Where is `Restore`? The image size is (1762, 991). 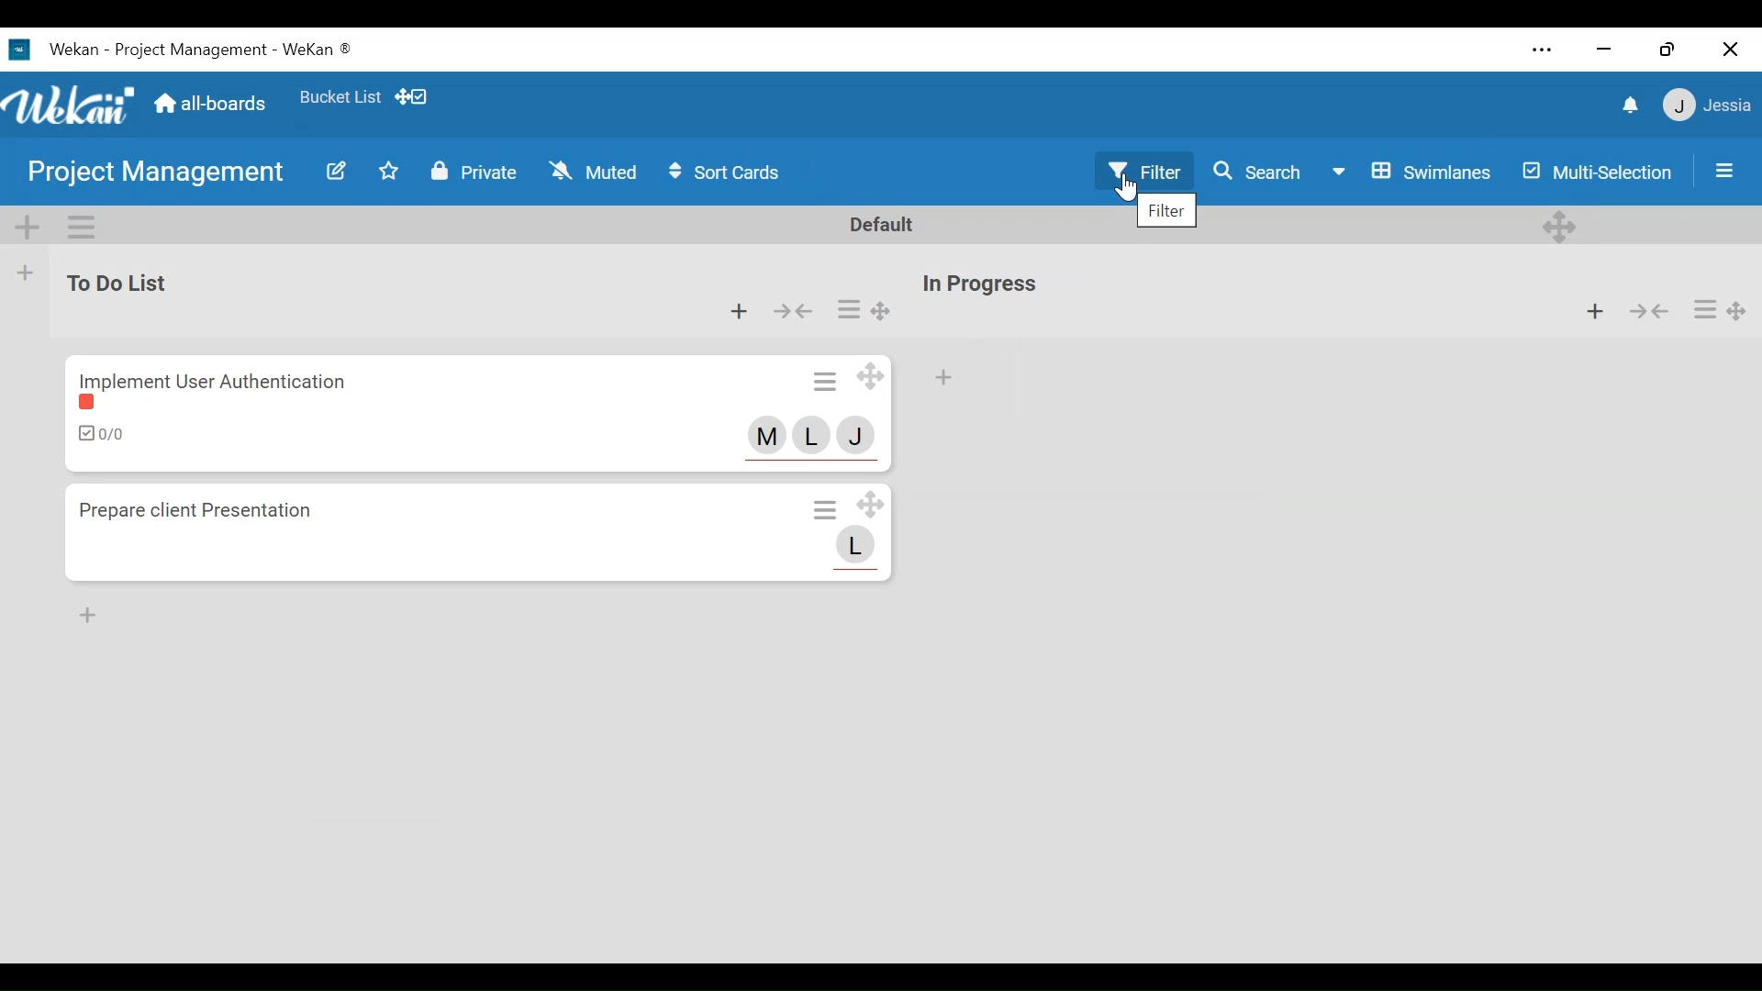 Restore is located at coordinates (1666, 49).